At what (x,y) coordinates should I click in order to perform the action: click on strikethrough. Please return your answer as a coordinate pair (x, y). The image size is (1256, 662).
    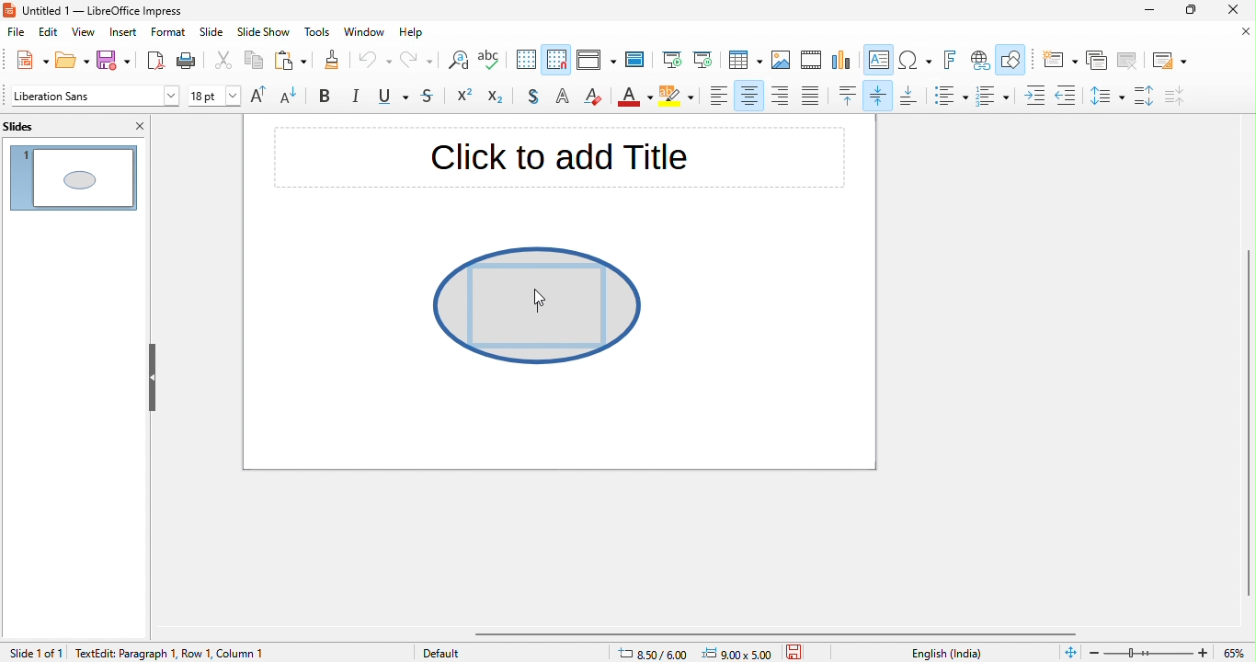
    Looking at the image, I should click on (431, 97).